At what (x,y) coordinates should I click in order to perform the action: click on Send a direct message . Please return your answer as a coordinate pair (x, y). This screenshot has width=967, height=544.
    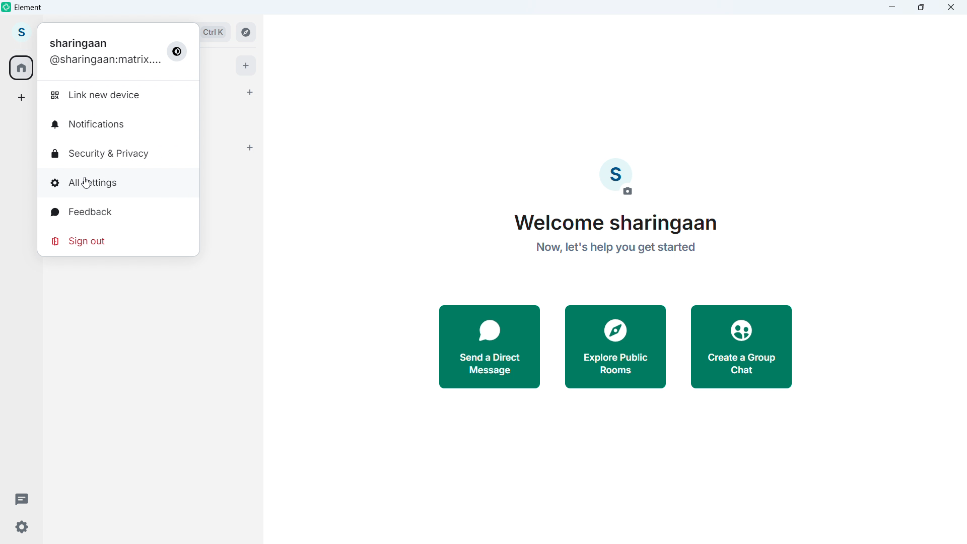
    Looking at the image, I should click on (490, 347).